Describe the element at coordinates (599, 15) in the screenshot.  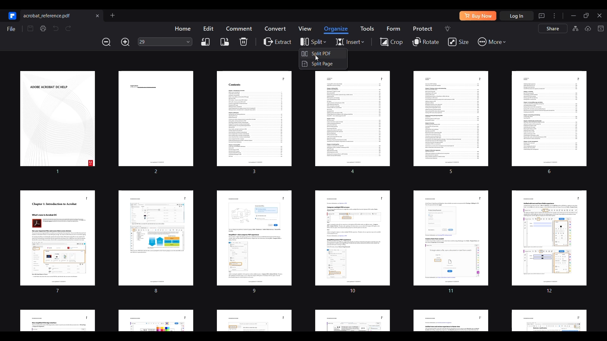
I see `Close` at that location.